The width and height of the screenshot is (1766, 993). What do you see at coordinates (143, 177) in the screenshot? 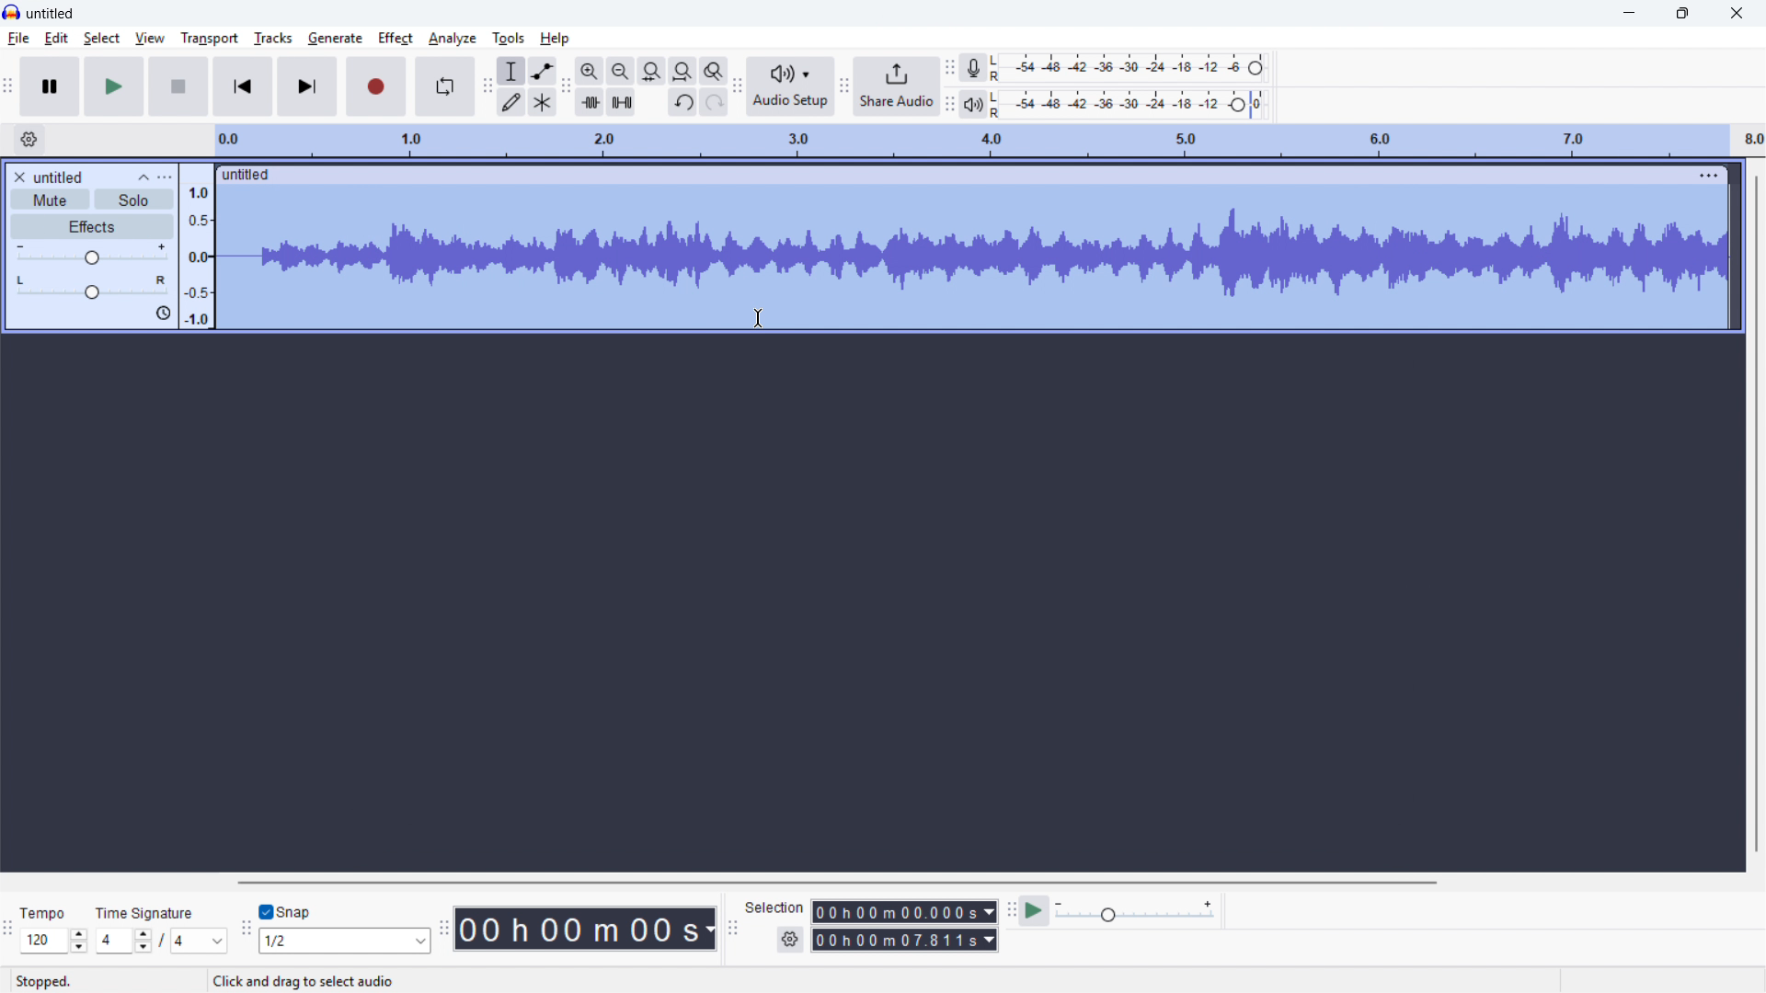
I see `collapse` at bounding box center [143, 177].